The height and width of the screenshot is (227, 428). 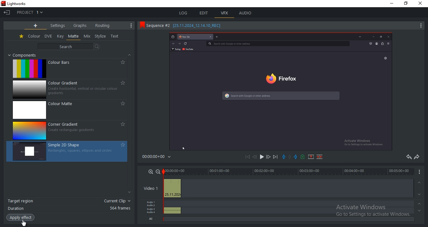 What do you see at coordinates (310, 156) in the screenshot?
I see `remove a marked section` at bounding box center [310, 156].